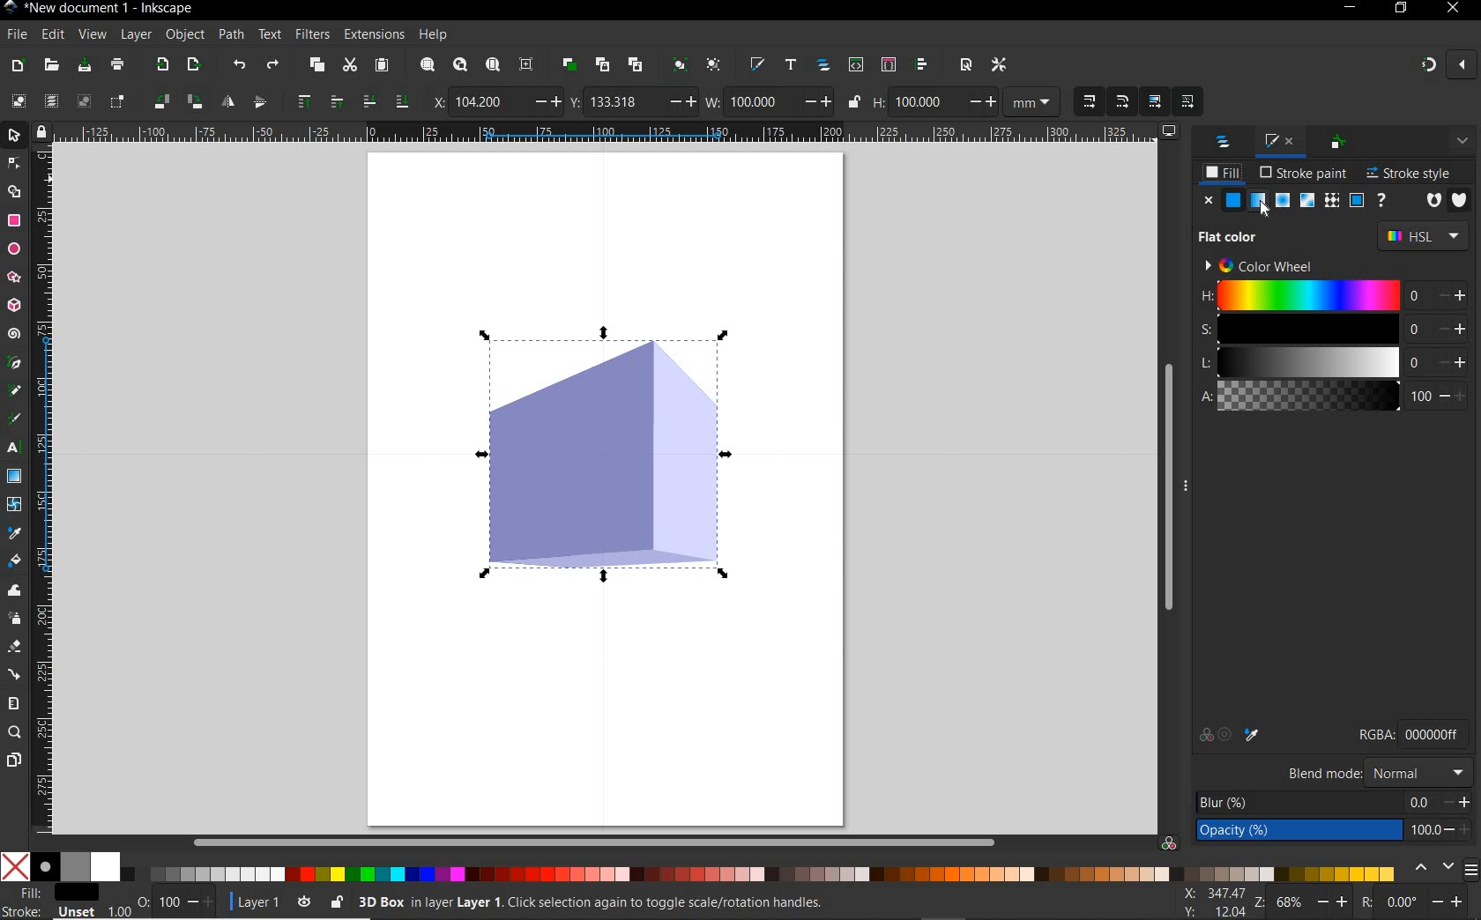  Describe the element at coordinates (367, 102) in the screenshot. I see `LOWER SELECTION` at that location.